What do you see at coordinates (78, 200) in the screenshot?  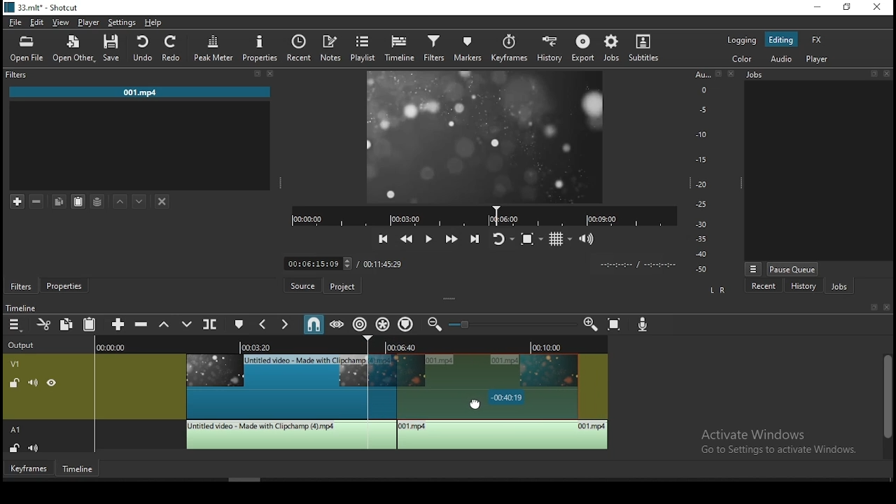 I see `paste filter` at bounding box center [78, 200].